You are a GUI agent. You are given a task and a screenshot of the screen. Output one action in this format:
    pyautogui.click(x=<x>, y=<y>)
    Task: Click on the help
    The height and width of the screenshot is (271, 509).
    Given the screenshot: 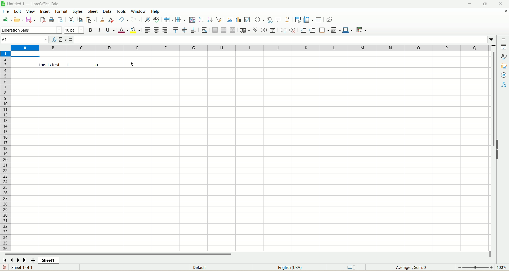 What is the action you would take?
    pyautogui.click(x=155, y=12)
    